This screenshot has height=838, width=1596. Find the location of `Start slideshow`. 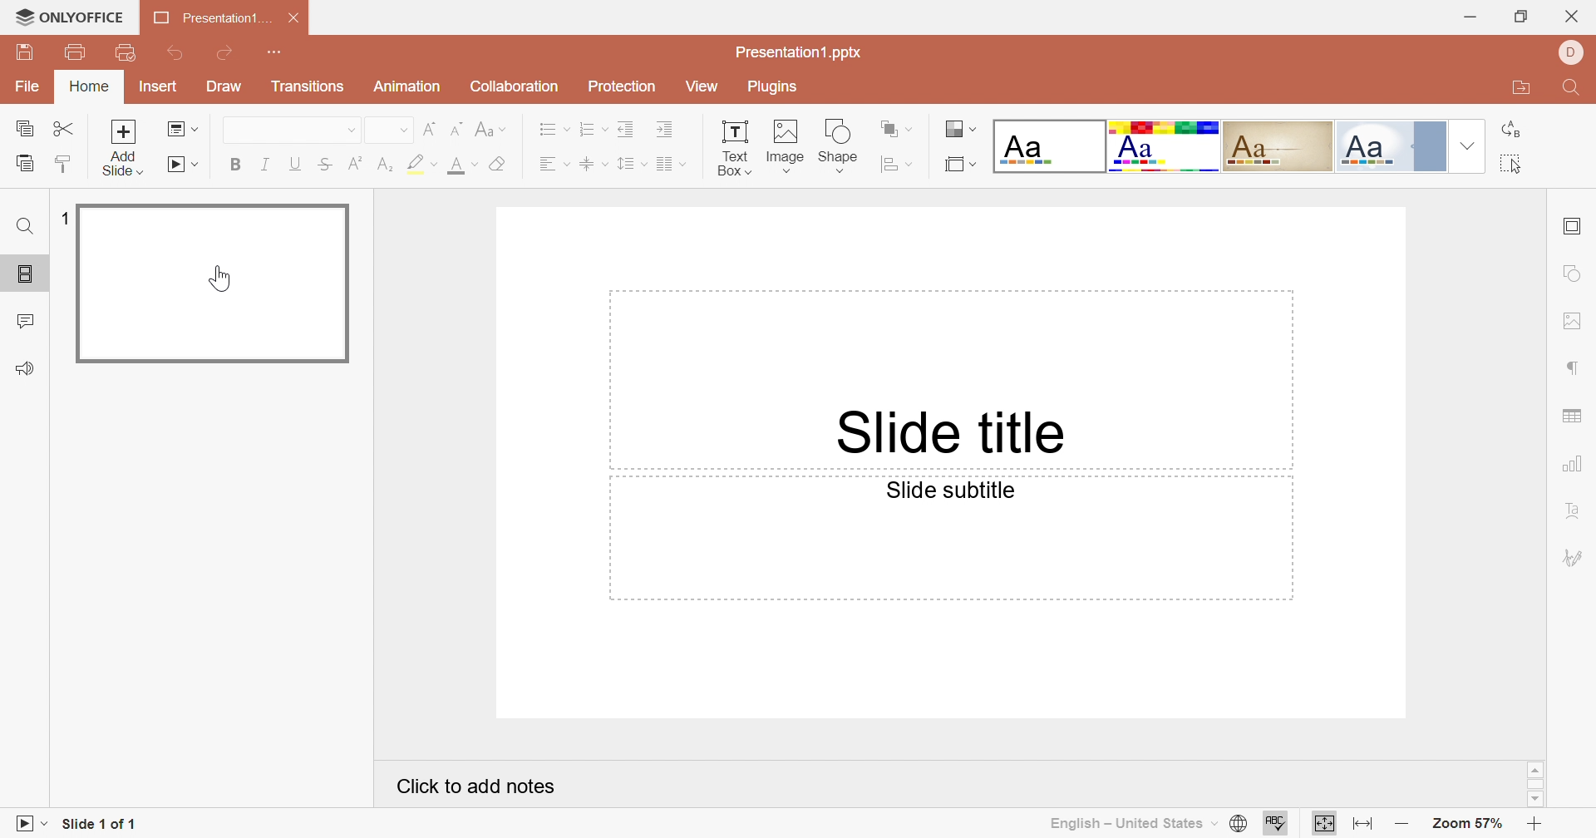

Start slideshow is located at coordinates (182, 164).